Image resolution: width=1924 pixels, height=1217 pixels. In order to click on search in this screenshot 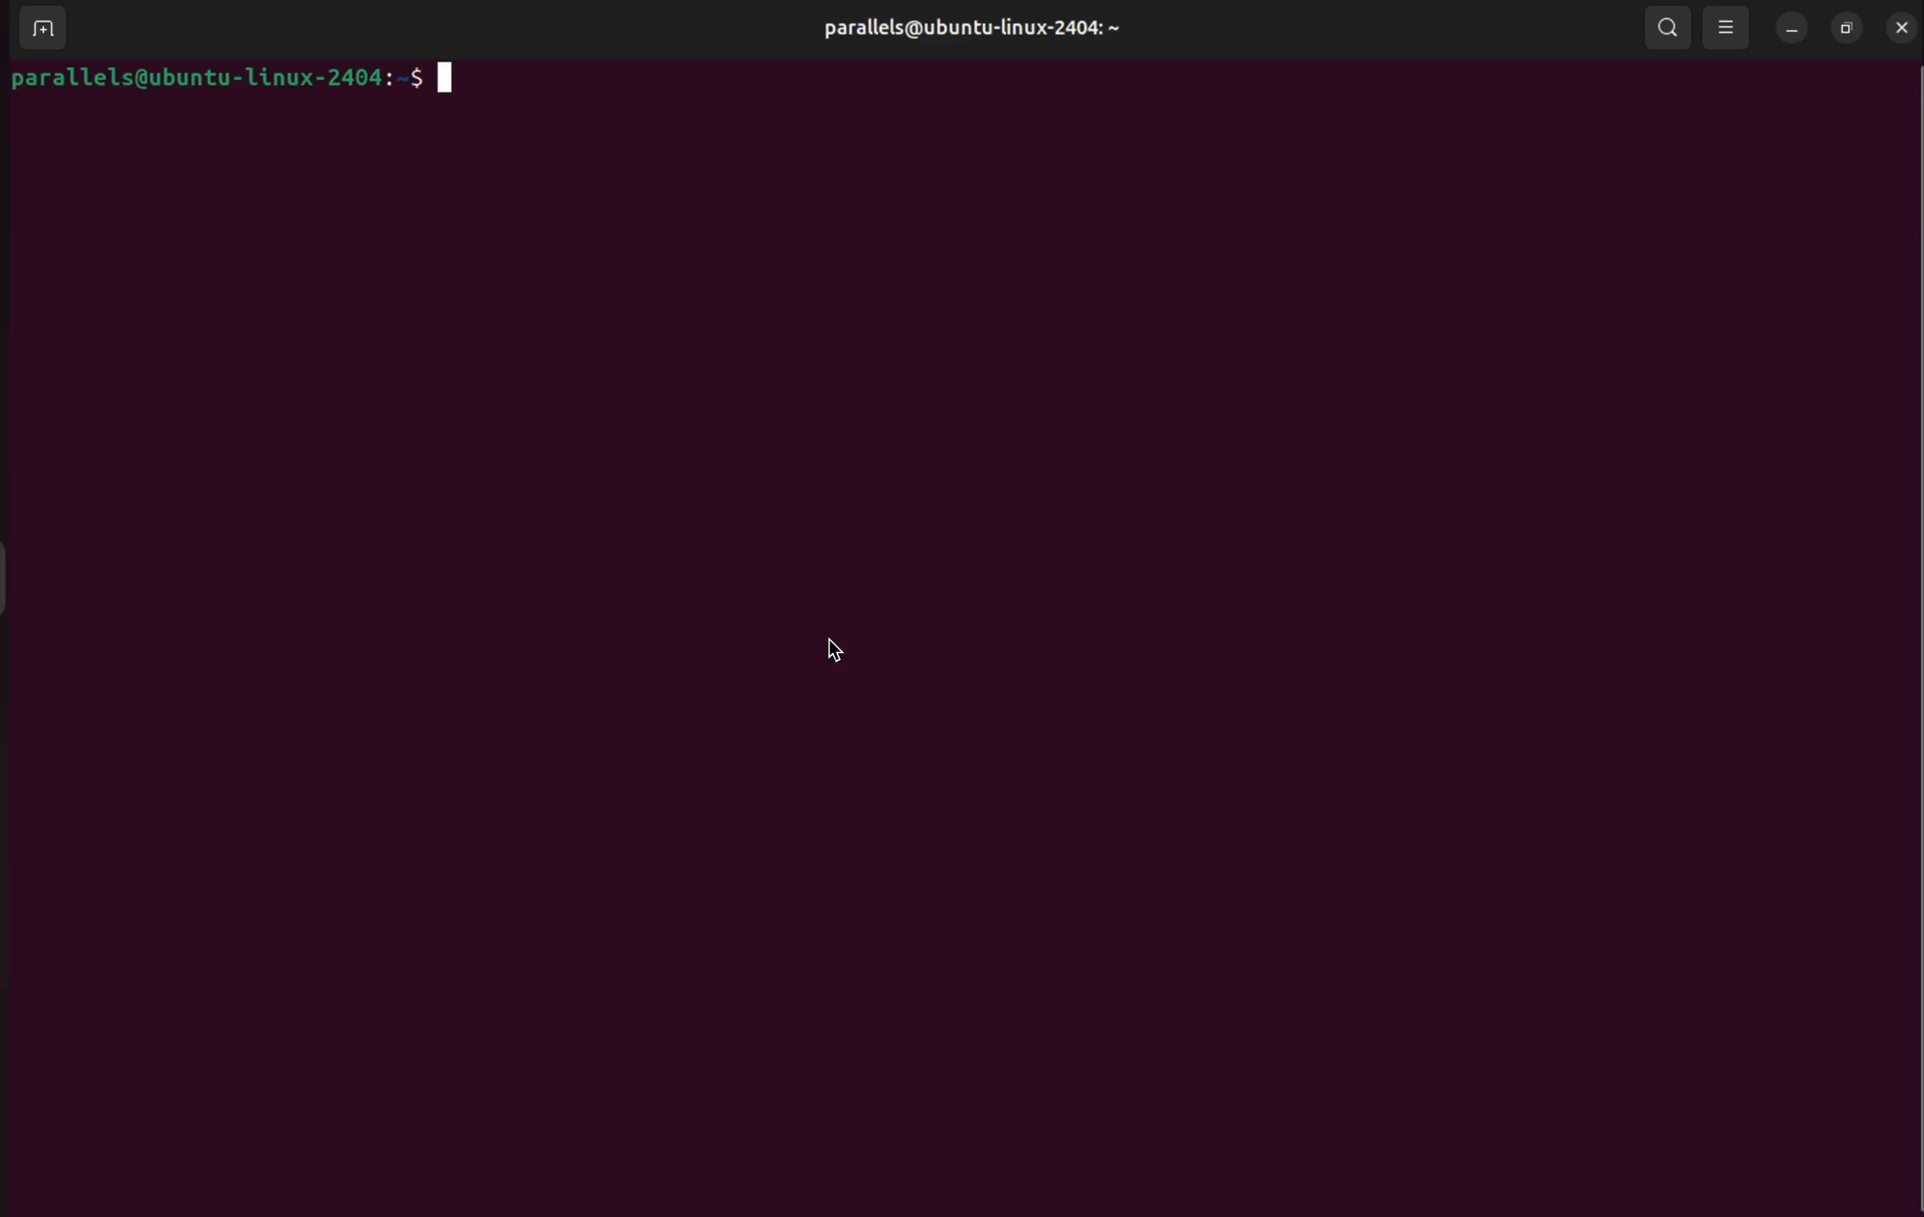, I will do `click(1669, 31)`.